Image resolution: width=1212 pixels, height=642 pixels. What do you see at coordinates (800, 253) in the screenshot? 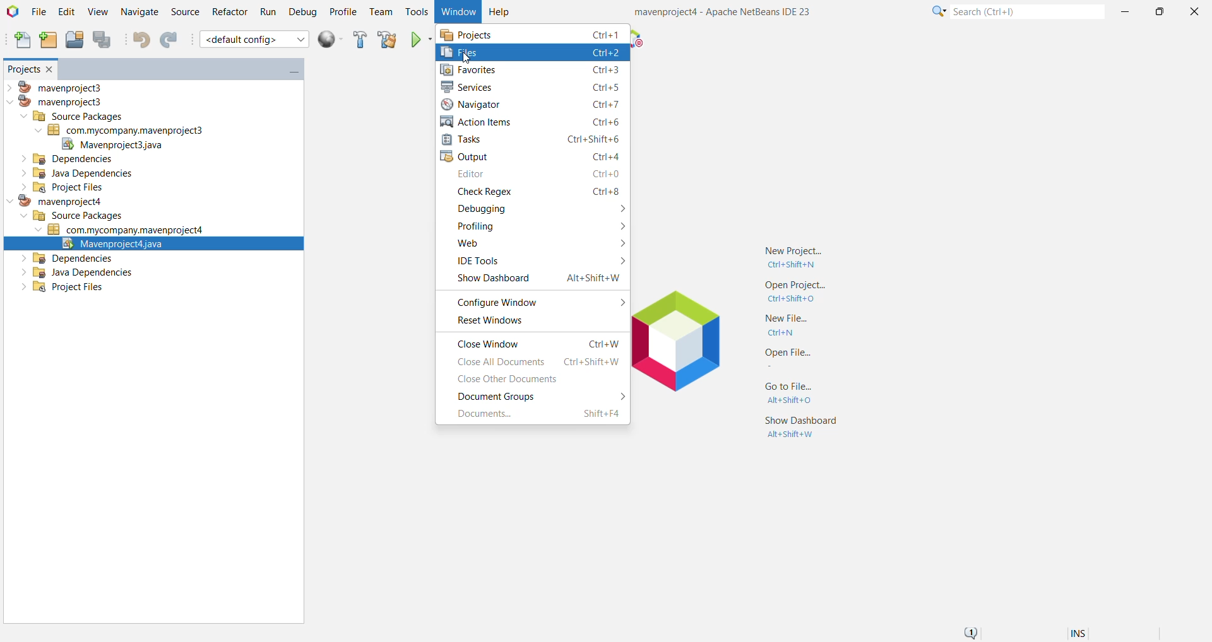
I see `New Project` at bounding box center [800, 253].